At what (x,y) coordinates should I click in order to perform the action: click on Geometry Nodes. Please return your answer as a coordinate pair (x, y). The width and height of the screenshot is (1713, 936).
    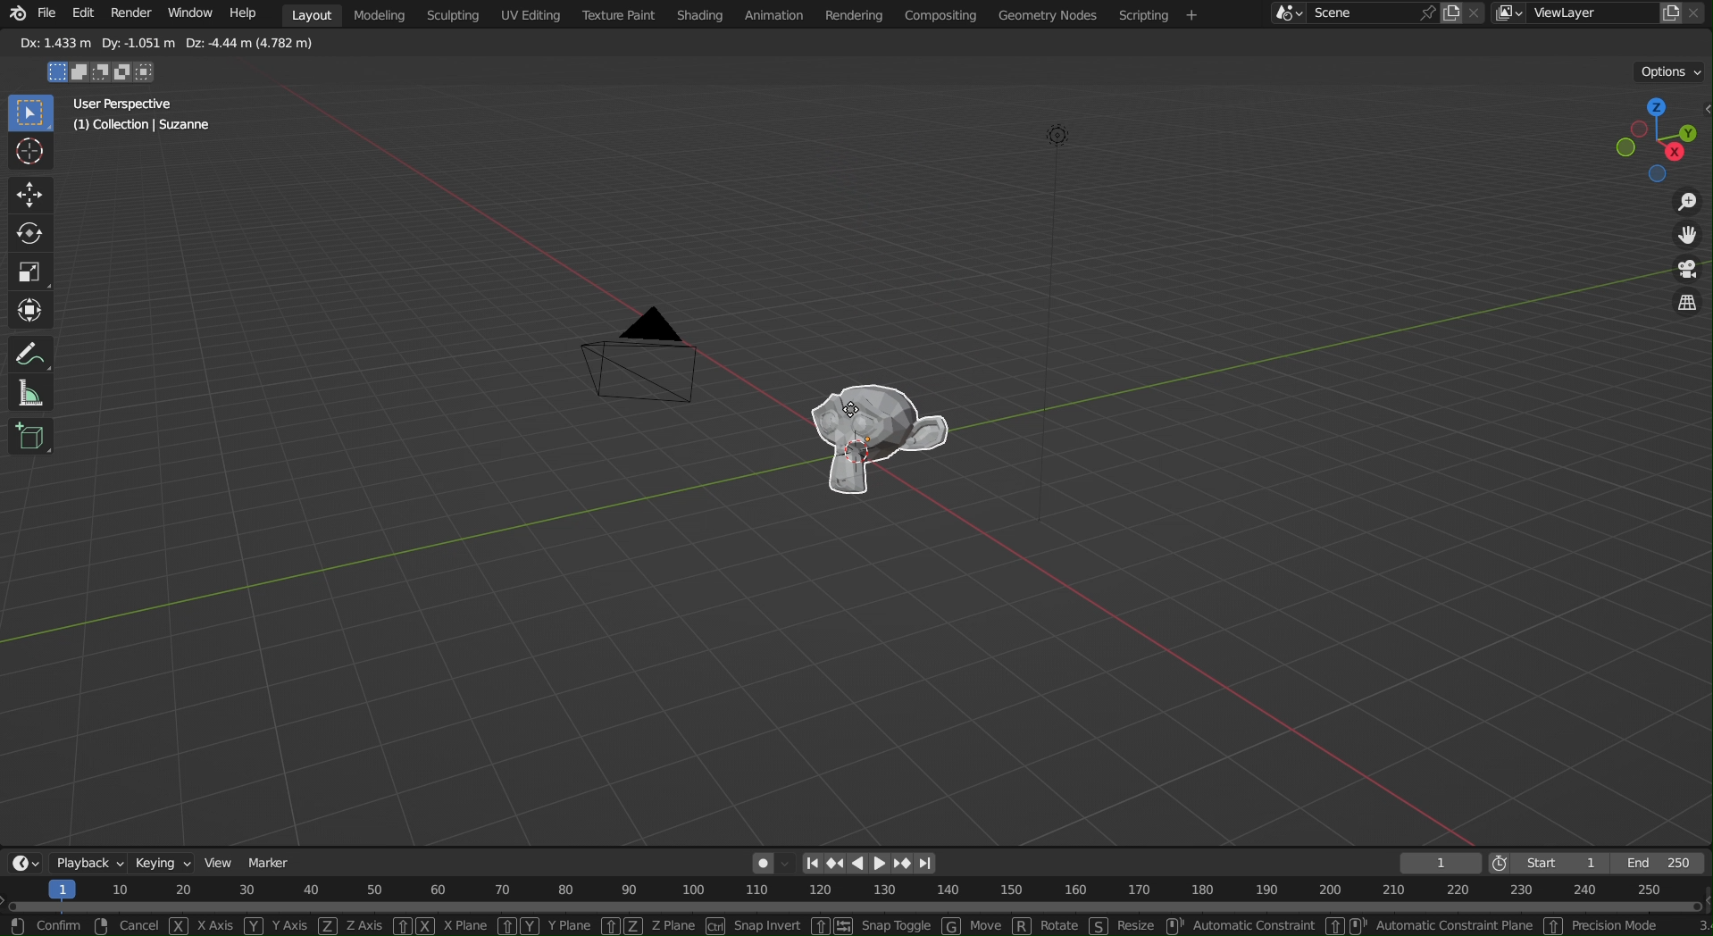
    Looking at the image, I should click on (1052, 16).